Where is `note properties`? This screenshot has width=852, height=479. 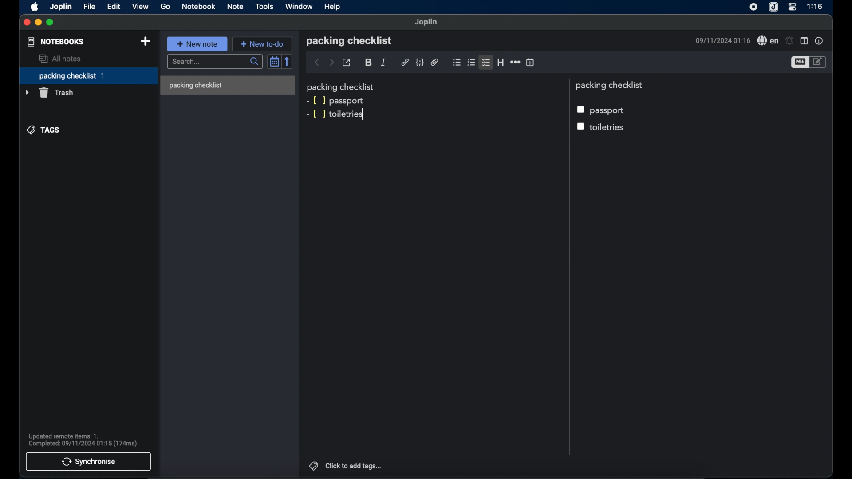
note properties is located at coordinates (820, 41).